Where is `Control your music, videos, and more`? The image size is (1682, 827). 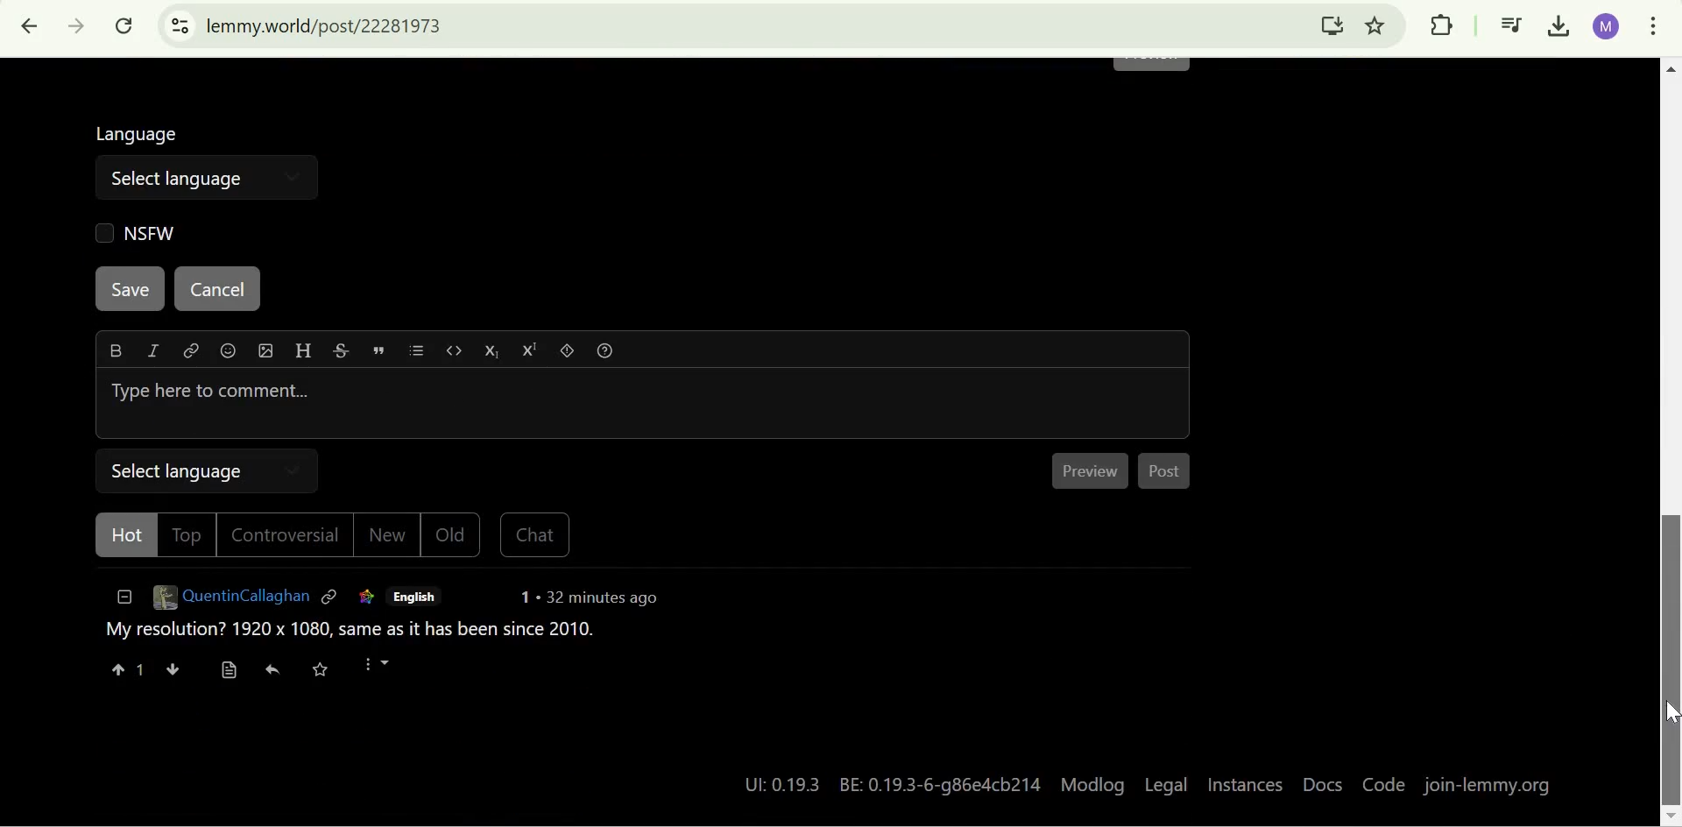
Control your music, videos, and more is located at coordinates (1512, 27).